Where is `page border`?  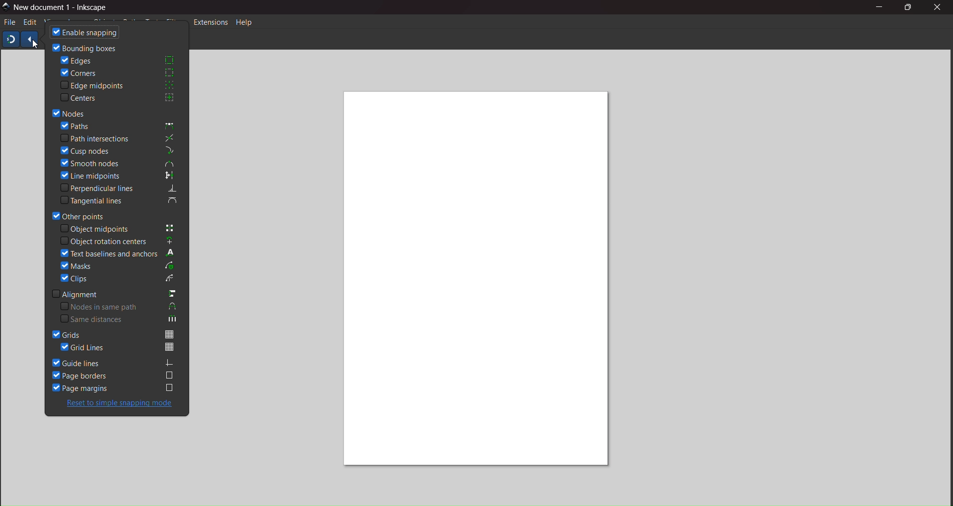
page border is located at coordinates (114, 376).